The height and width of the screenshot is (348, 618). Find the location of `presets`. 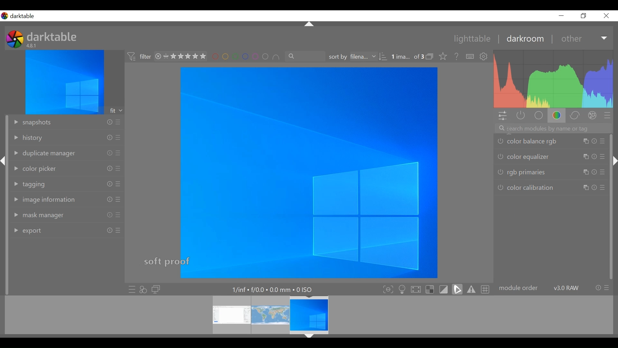

presets is located at coordinates (119, 153).